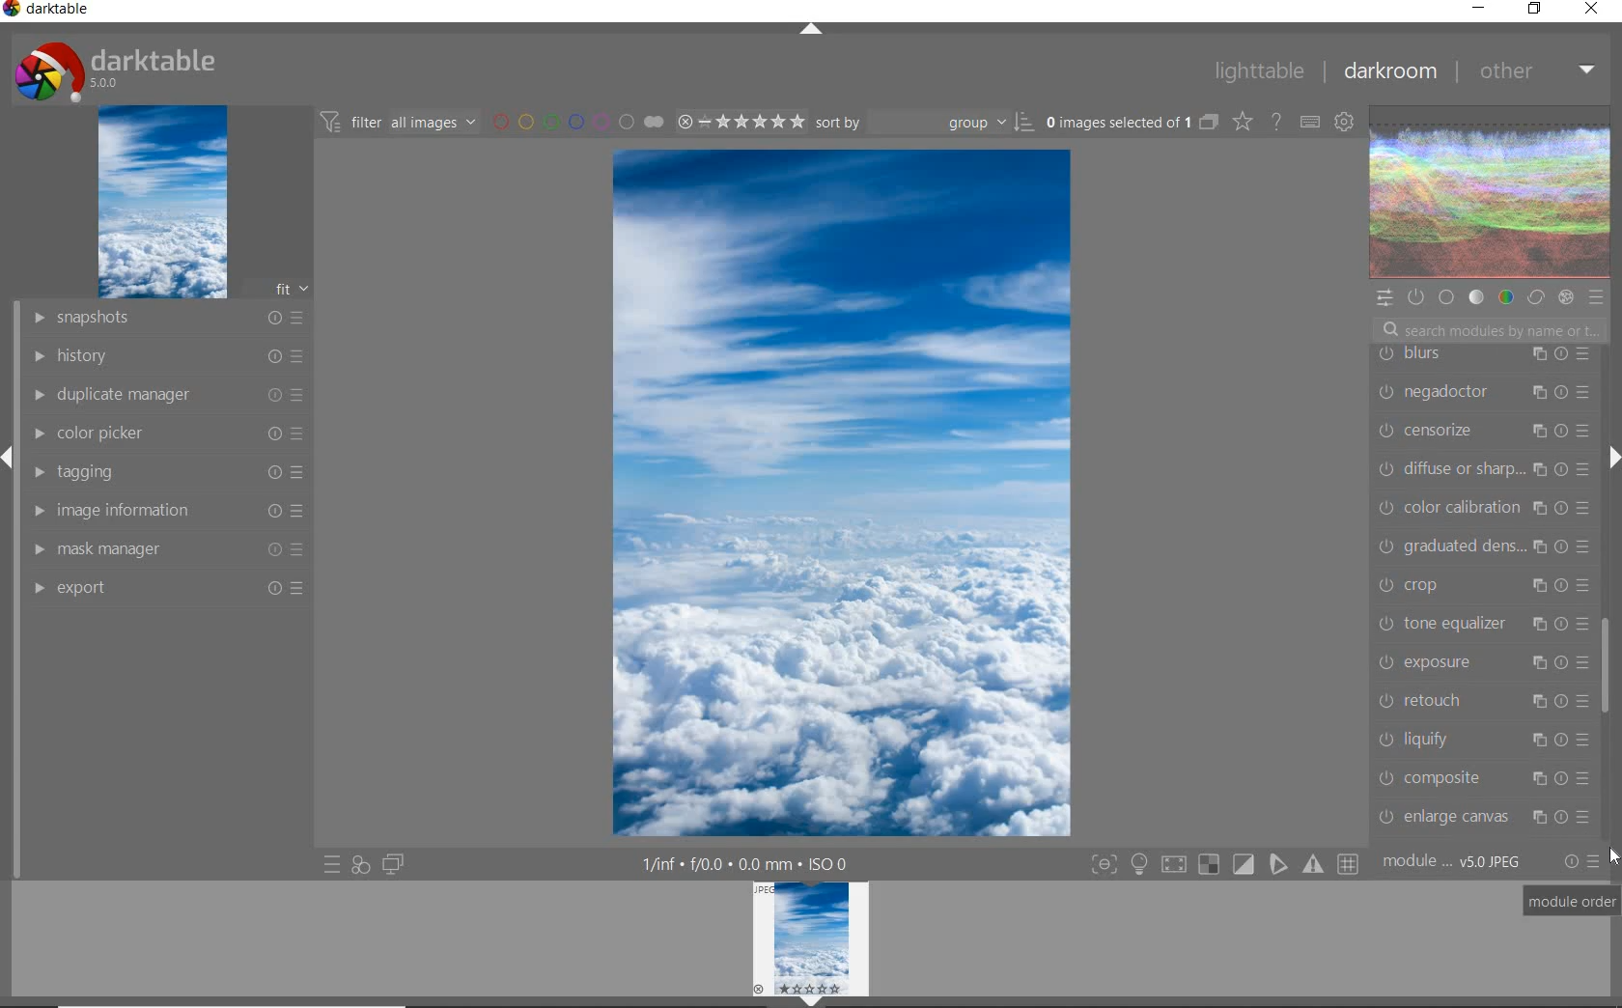 The height and width of the screenshot is (1008, 1622). Describe the element at coordinates (811, 31) in the screenshot. I see `Up` at that location.